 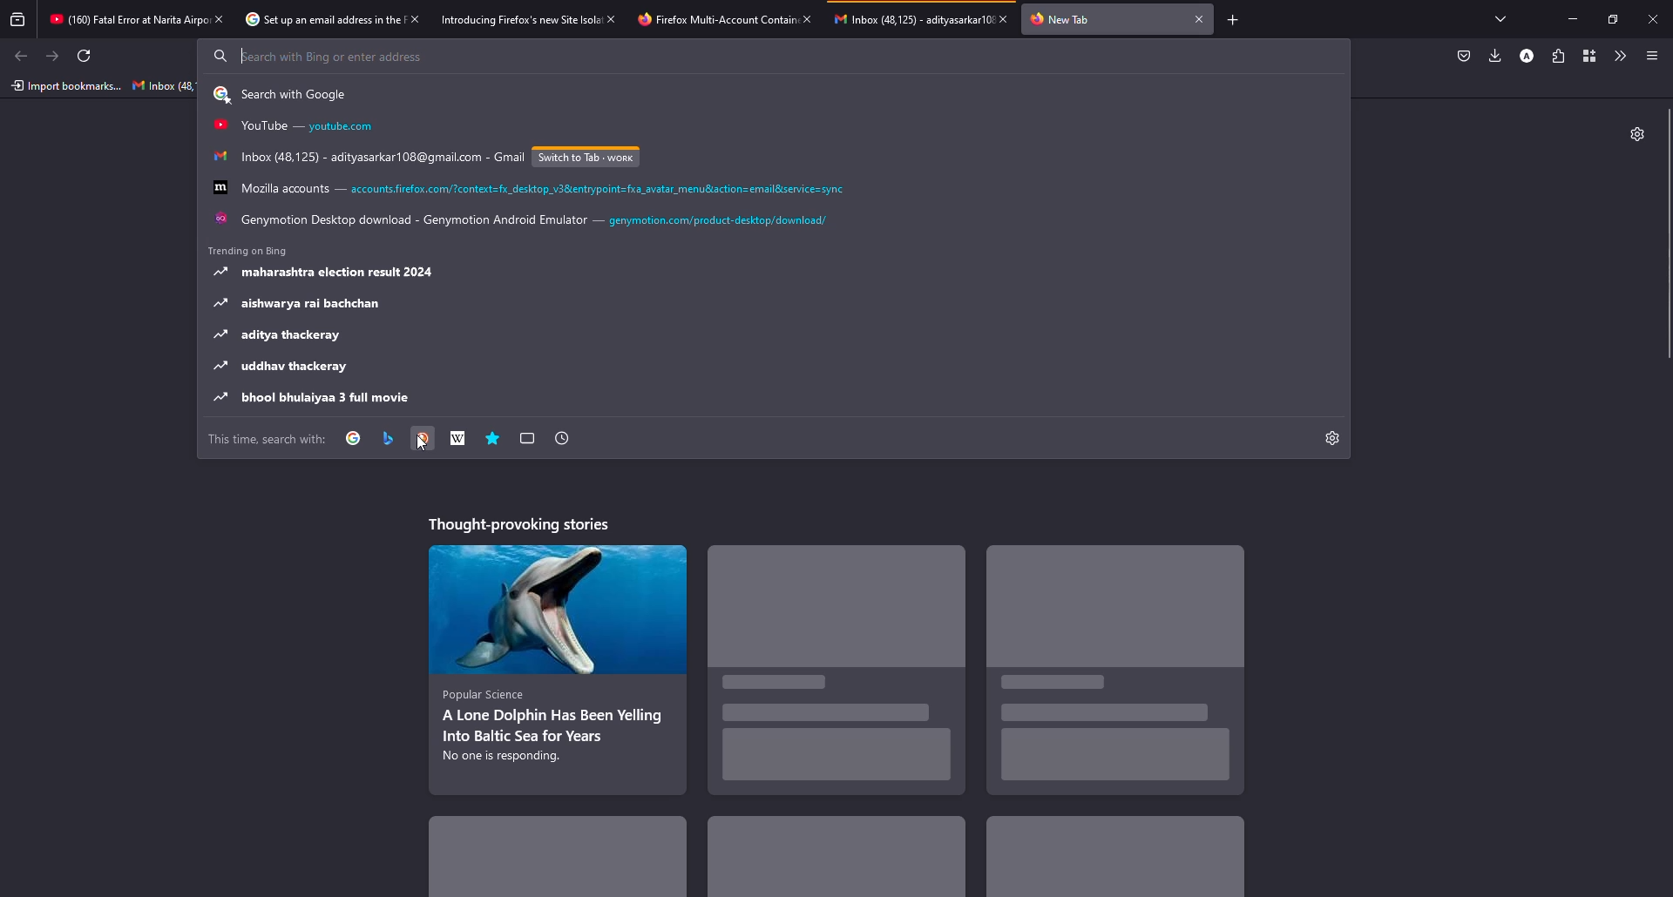 What do you see at coordinates (525, 222) in the screenshot?
I see `search options` at bounding box center [525, 222].